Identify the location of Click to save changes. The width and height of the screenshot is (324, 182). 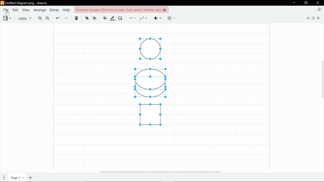
(121, 10).